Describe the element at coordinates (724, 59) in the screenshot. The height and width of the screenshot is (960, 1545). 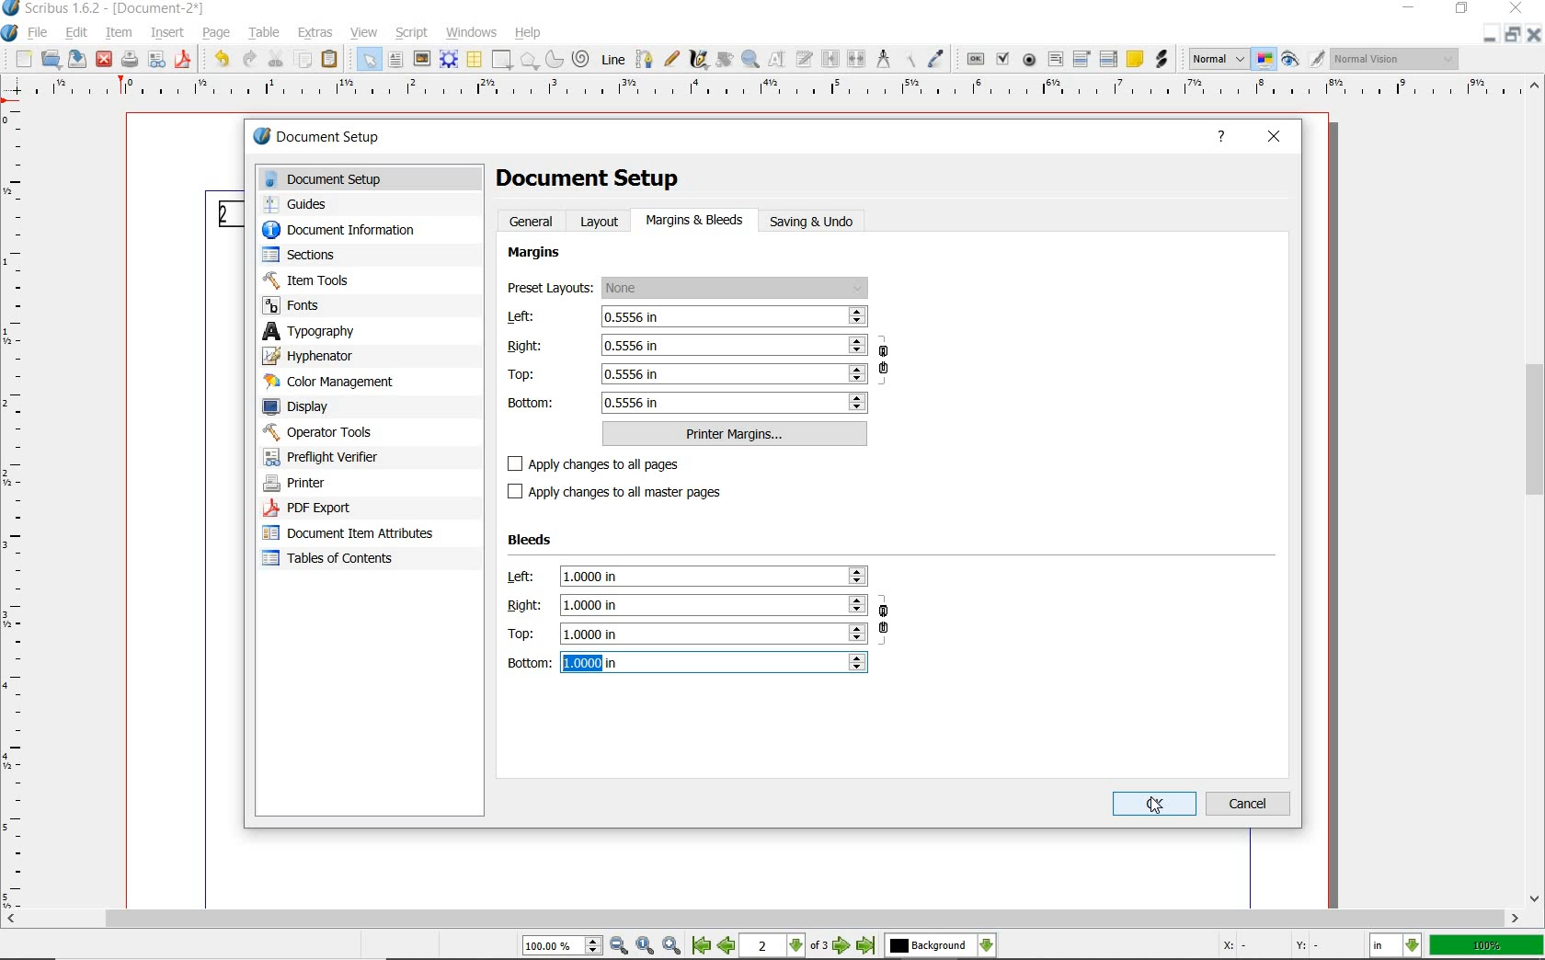
I see `rotate item` at that location.